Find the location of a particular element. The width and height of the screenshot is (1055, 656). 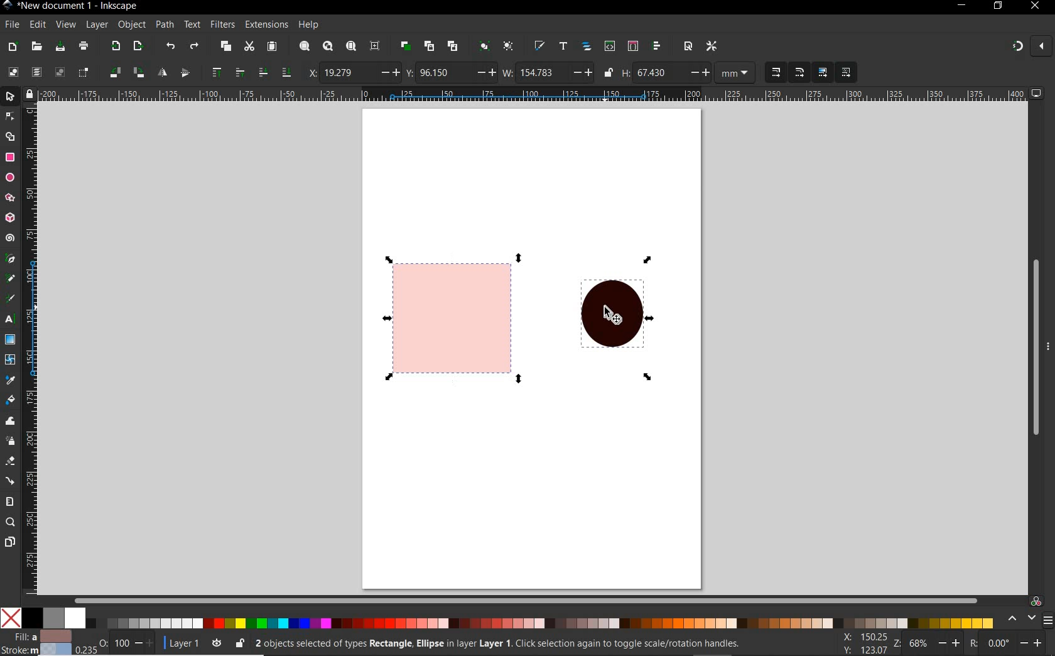

save is located at coordinates (60, 46).